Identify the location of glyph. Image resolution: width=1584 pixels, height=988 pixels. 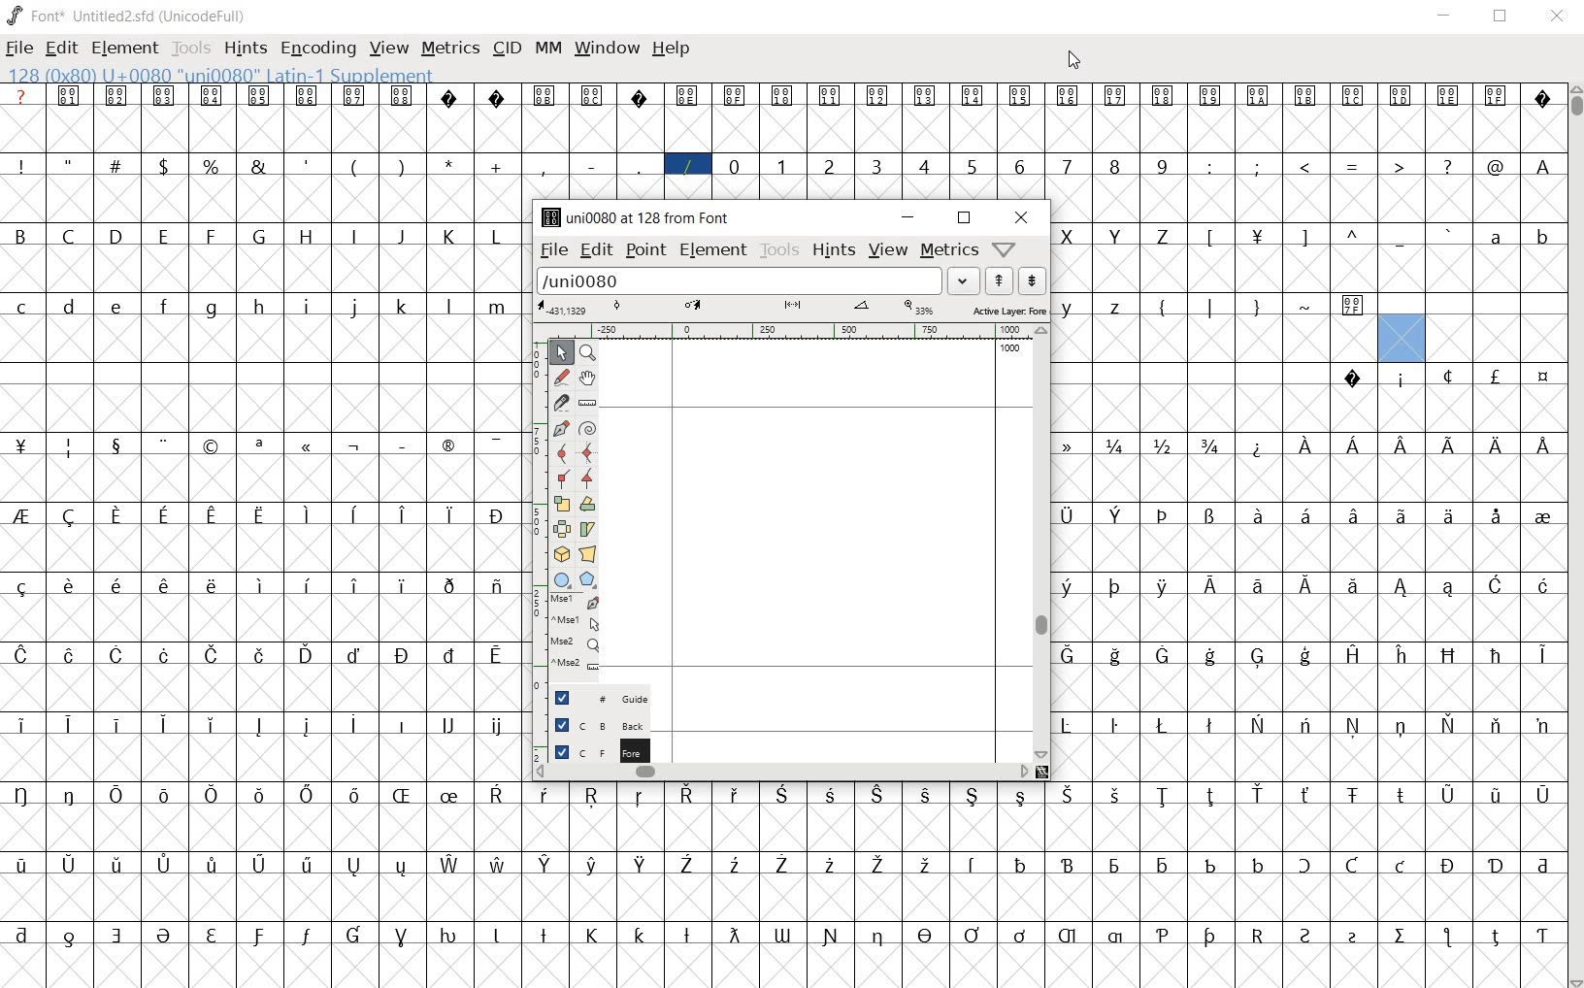
(447, 307).